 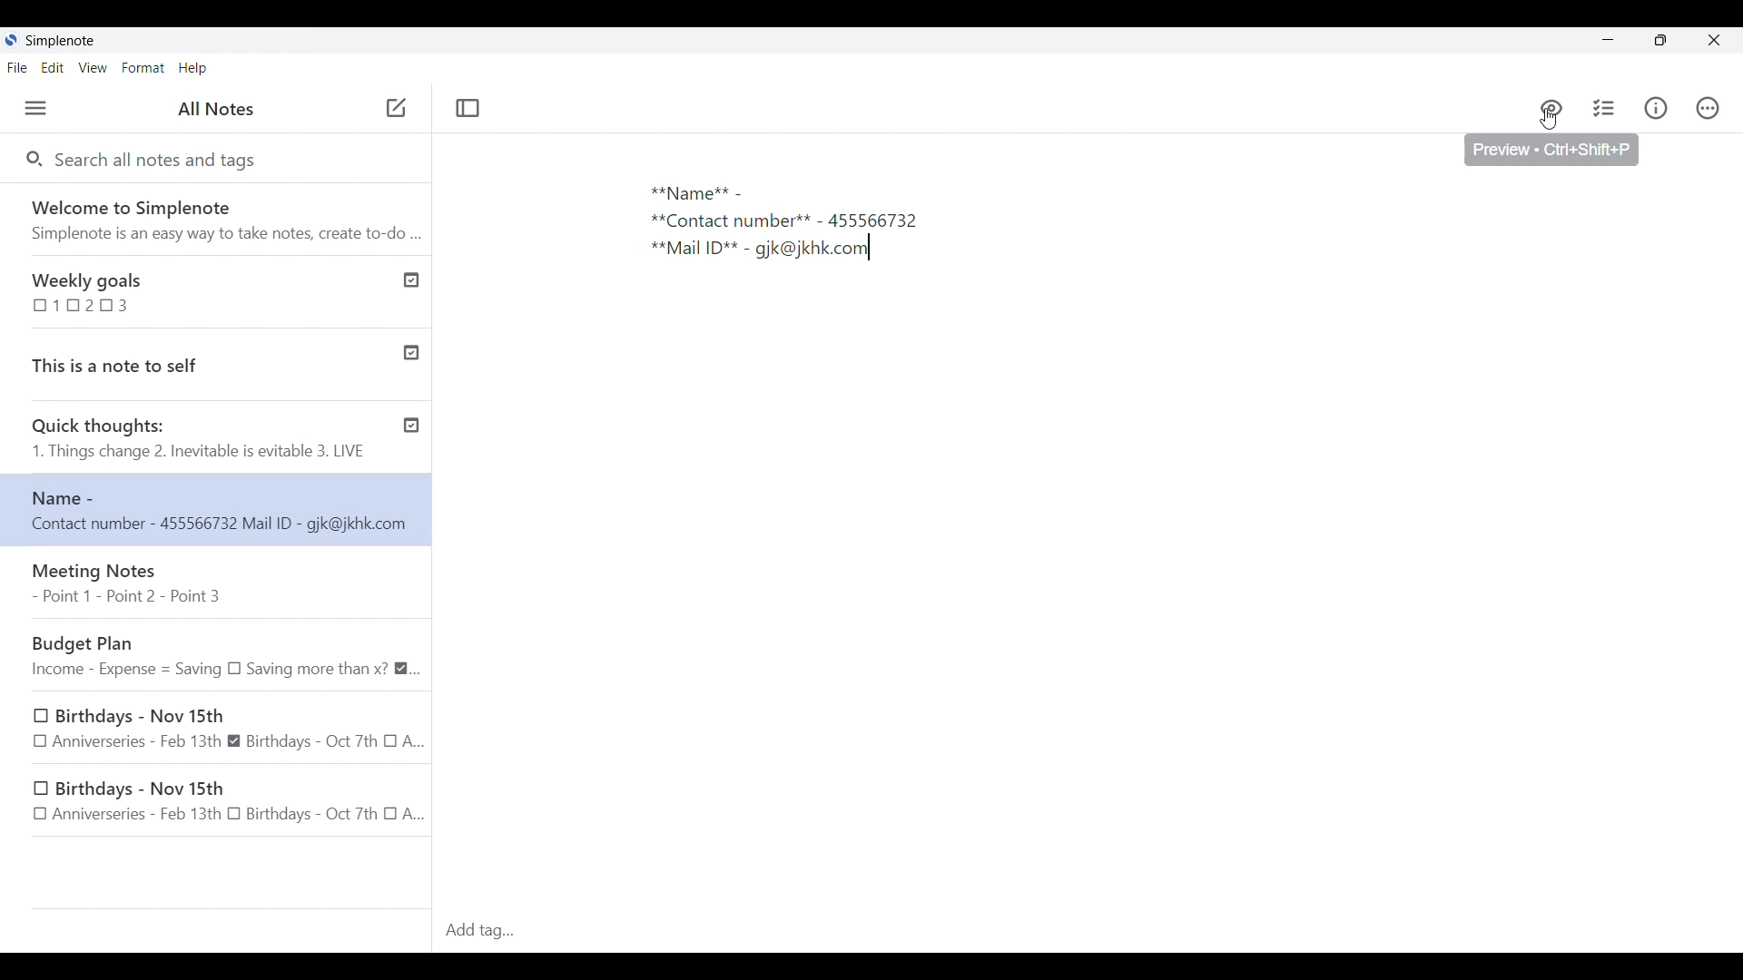 I want to click on This is a note to self, so click(x=193, y=361).